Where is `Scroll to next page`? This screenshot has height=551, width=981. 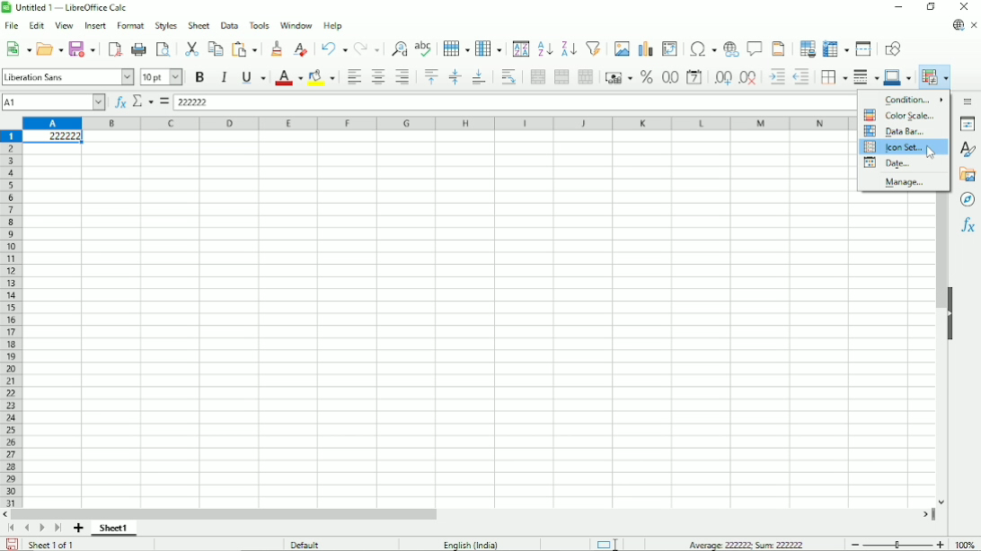 Scroll to next page is located at coordinates (42, 529).